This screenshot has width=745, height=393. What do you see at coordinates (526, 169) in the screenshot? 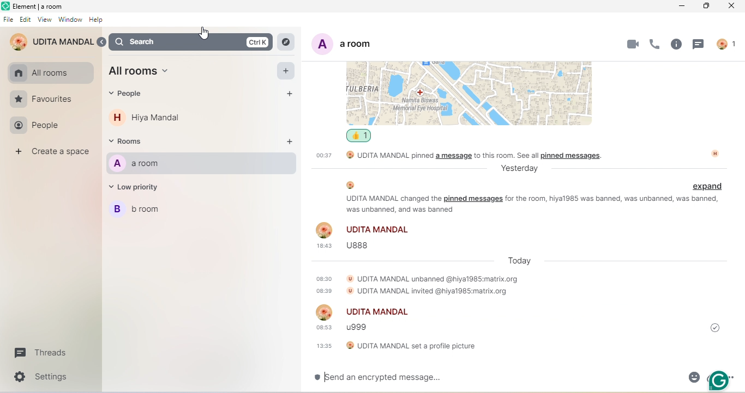
I see `Yesterday` at bounding box center [526, 169].